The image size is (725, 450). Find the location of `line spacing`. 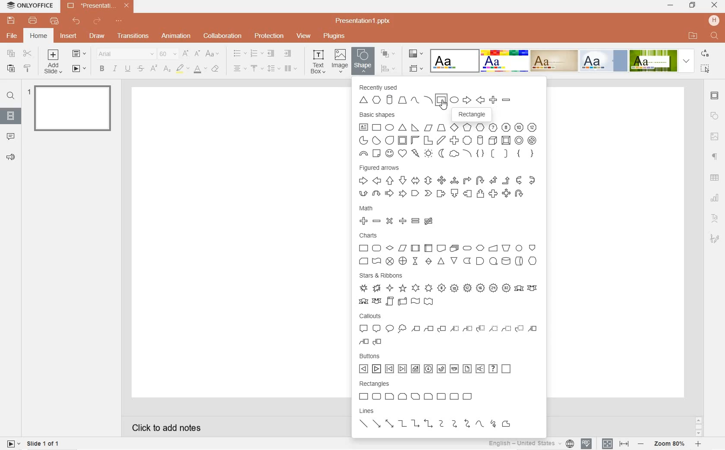

line spacing is located at coordinates (273, 68).